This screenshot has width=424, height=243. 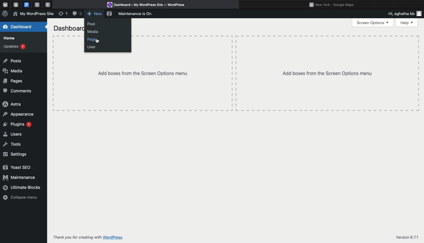 What do you see at coordinates (63, 14) in the screenshot?
I see `Revision` at bounding box center [63, 14].